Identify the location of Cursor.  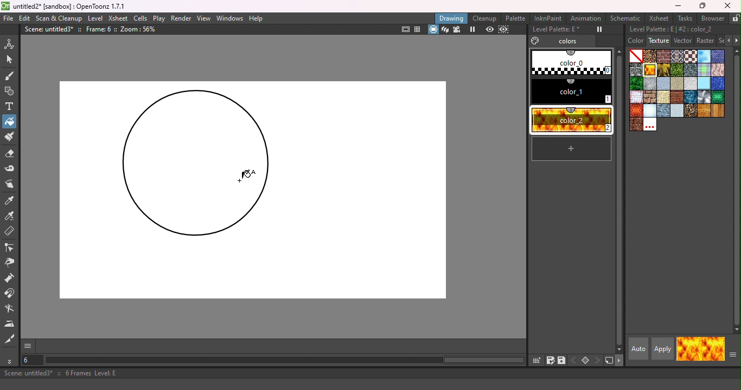
(20, 122).